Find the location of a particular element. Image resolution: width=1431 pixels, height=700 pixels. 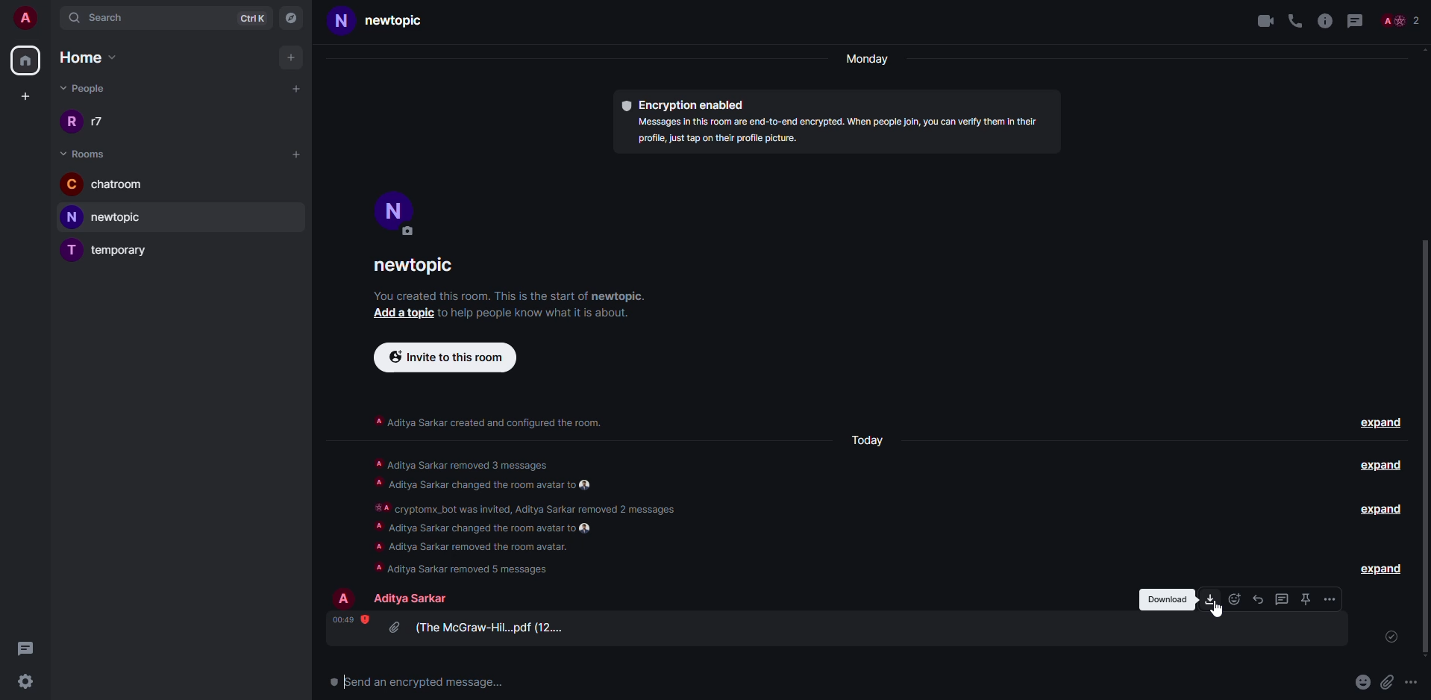

room is located at coordinates (116, 250).